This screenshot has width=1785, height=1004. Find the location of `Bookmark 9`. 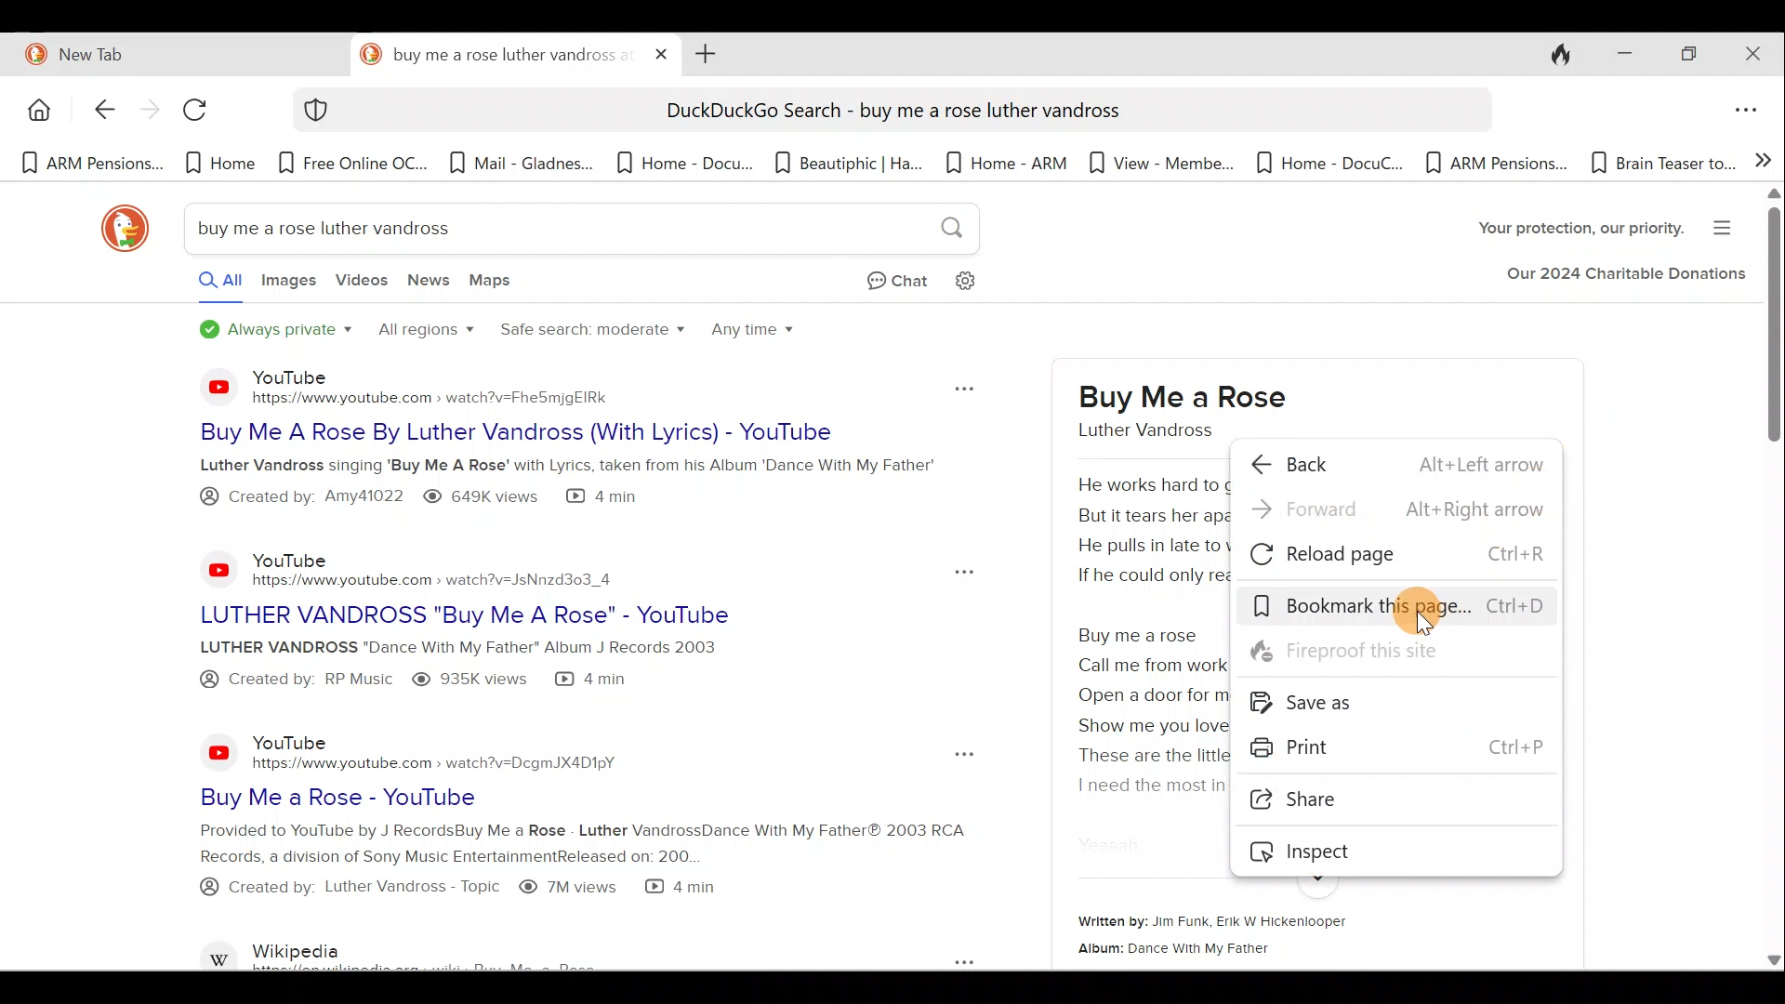

Bookmark 9 is located at coordinates (1320, 163).